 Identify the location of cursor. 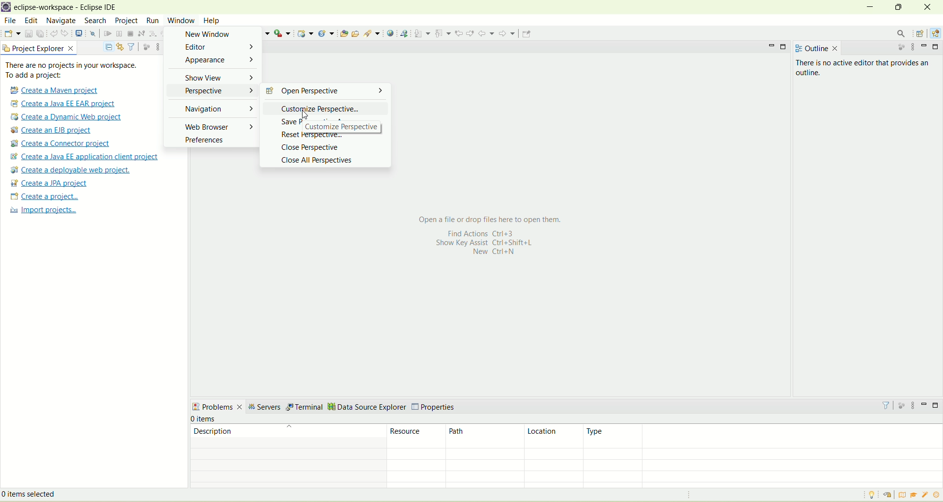
(305, 115).